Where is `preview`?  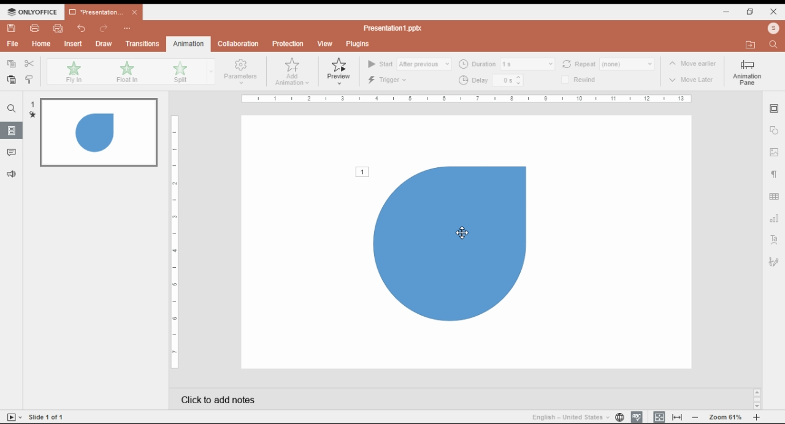 preview is located at coordinates (339, 72).